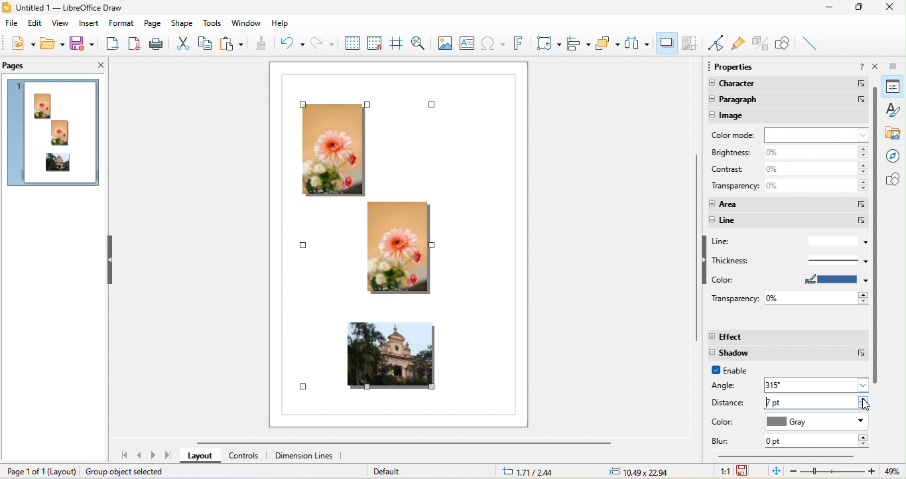 The height and width of the screenshot is (479, 906). What do you see at coordinates (870, 407) in the screenshot?
I see `cursor movement` at bounding box center [870, 407].